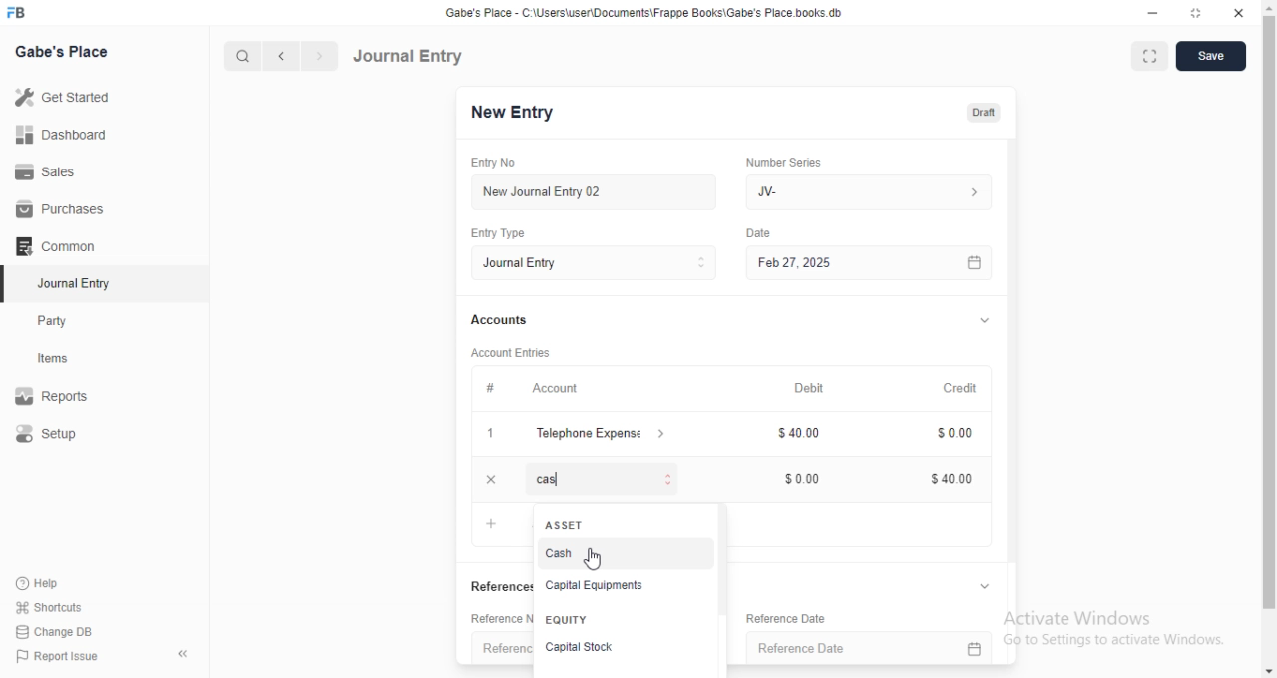  What do you see at coordinates (801, 434) in the screenshot?
I see `40.00` at bounding box center [801, 434].